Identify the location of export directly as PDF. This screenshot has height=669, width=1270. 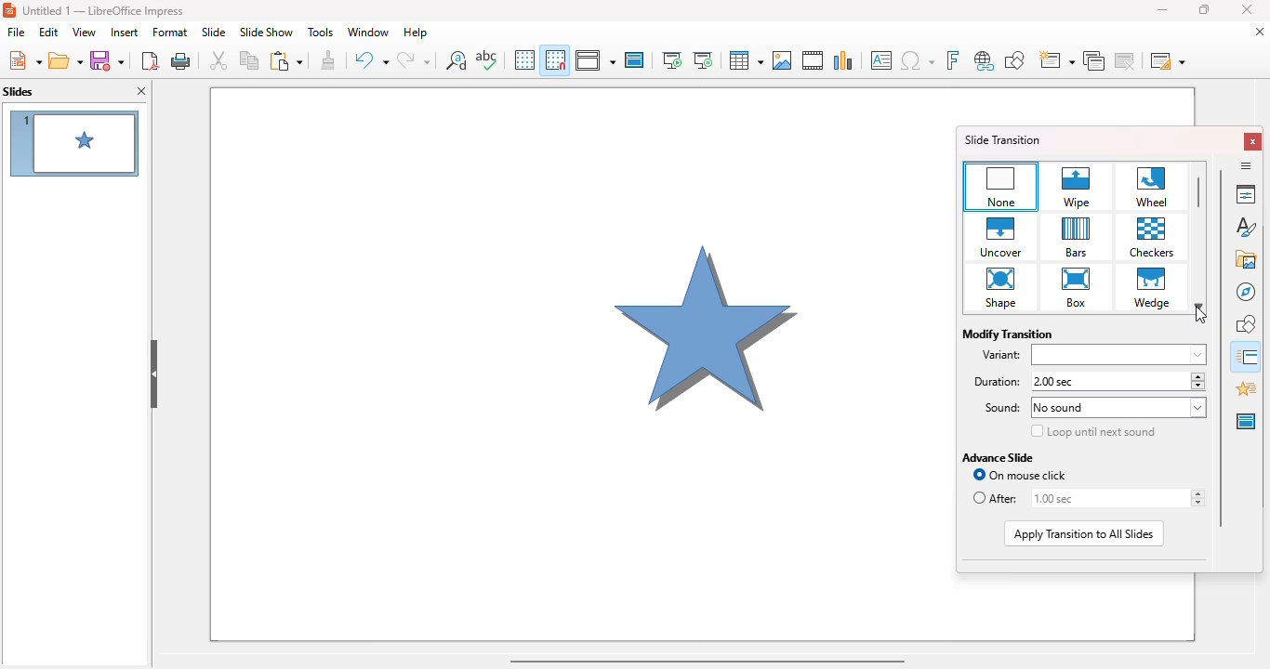
(150, 59).